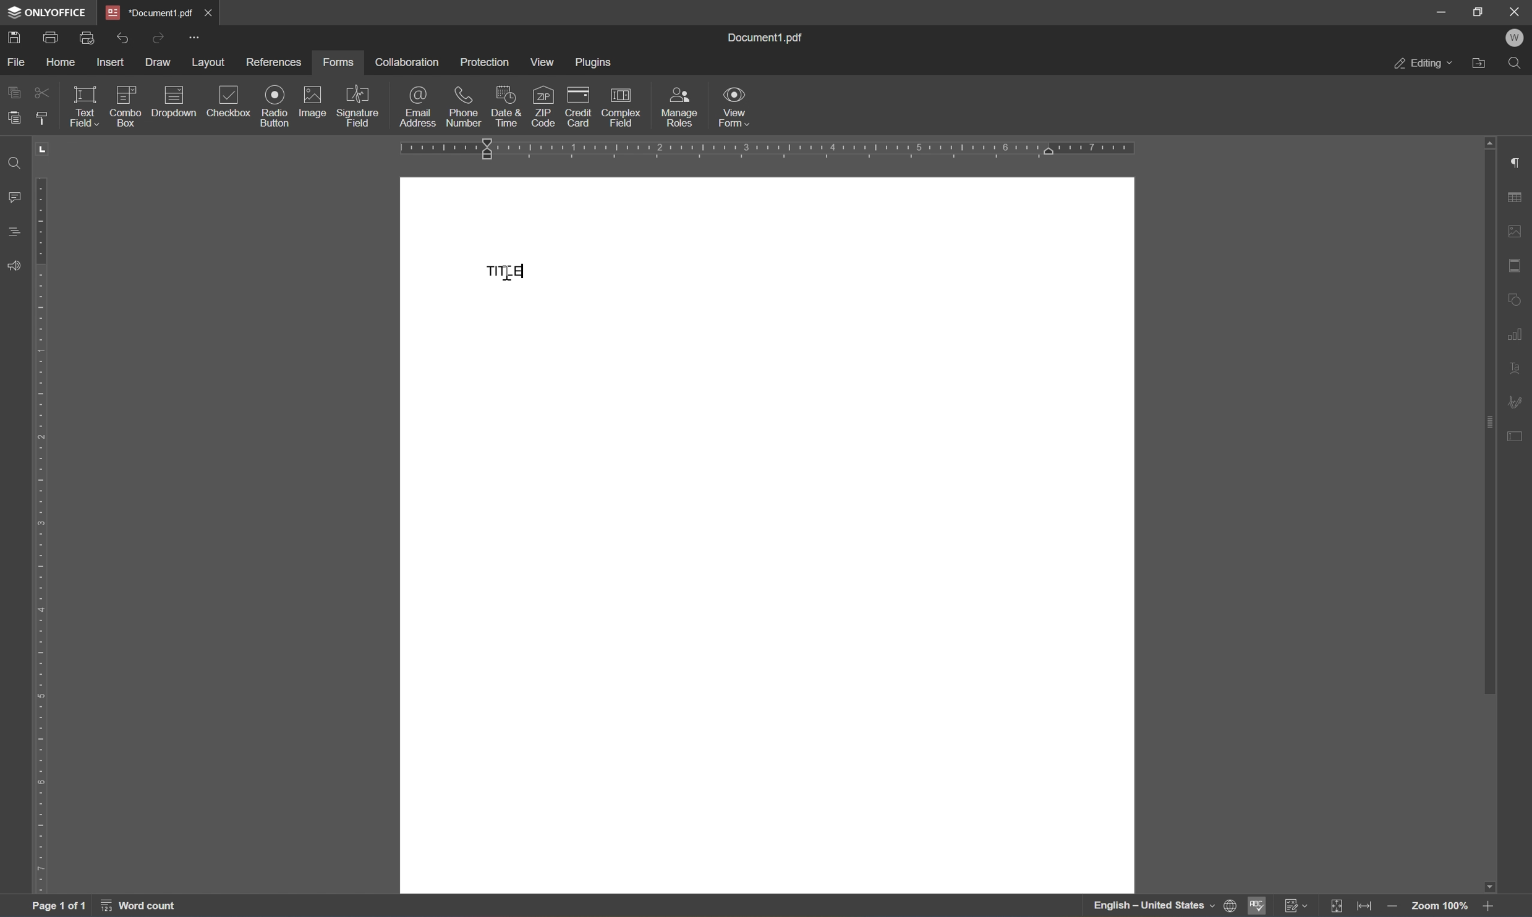 The height and width of the screenshot is (917, 1532). Describe the element at coordinates (84, 104) in the screenshot. I see `text field` at that location.